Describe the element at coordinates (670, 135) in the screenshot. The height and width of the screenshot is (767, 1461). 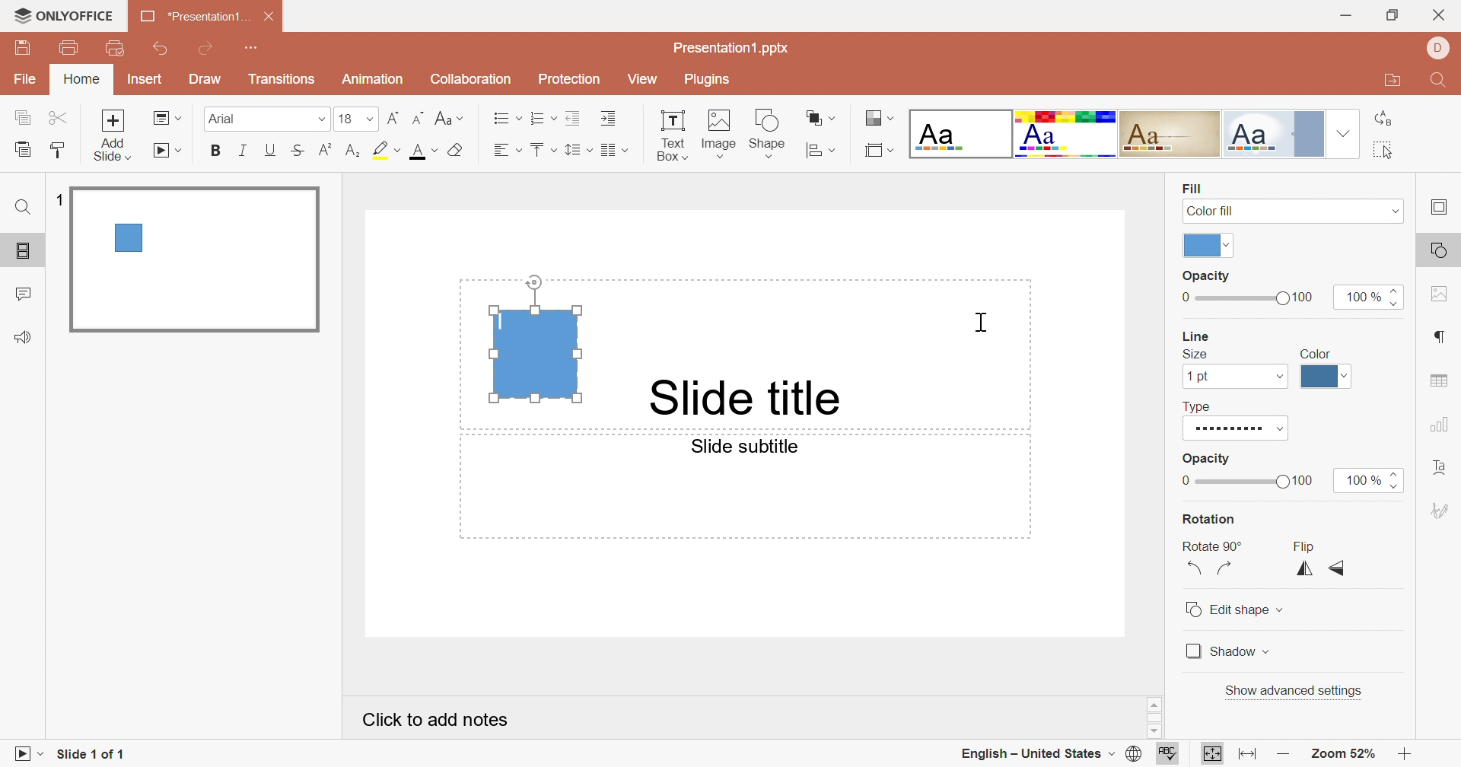
I see `Text Box` at that location.